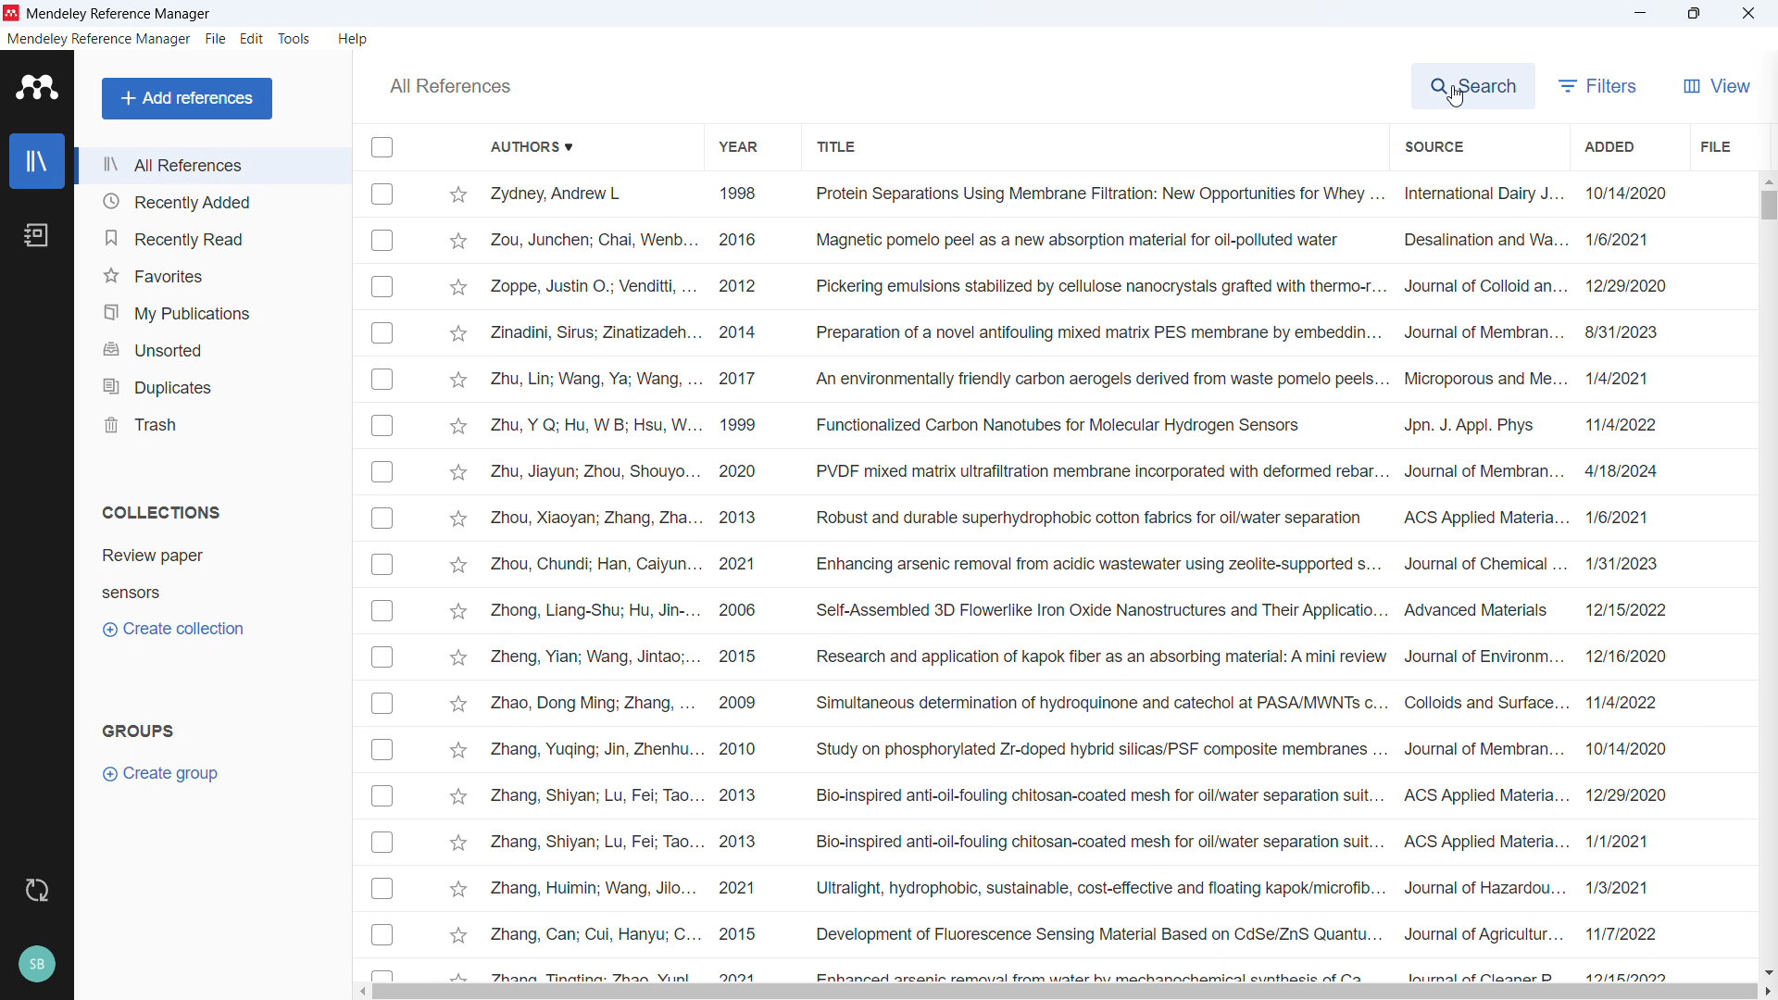 Image resolution: width=1778 pixels, height=1000 pixels. What do you see at coordinates (36, 966) in the screenshot?
I see `Profile ` at bounding box center [36, 966].